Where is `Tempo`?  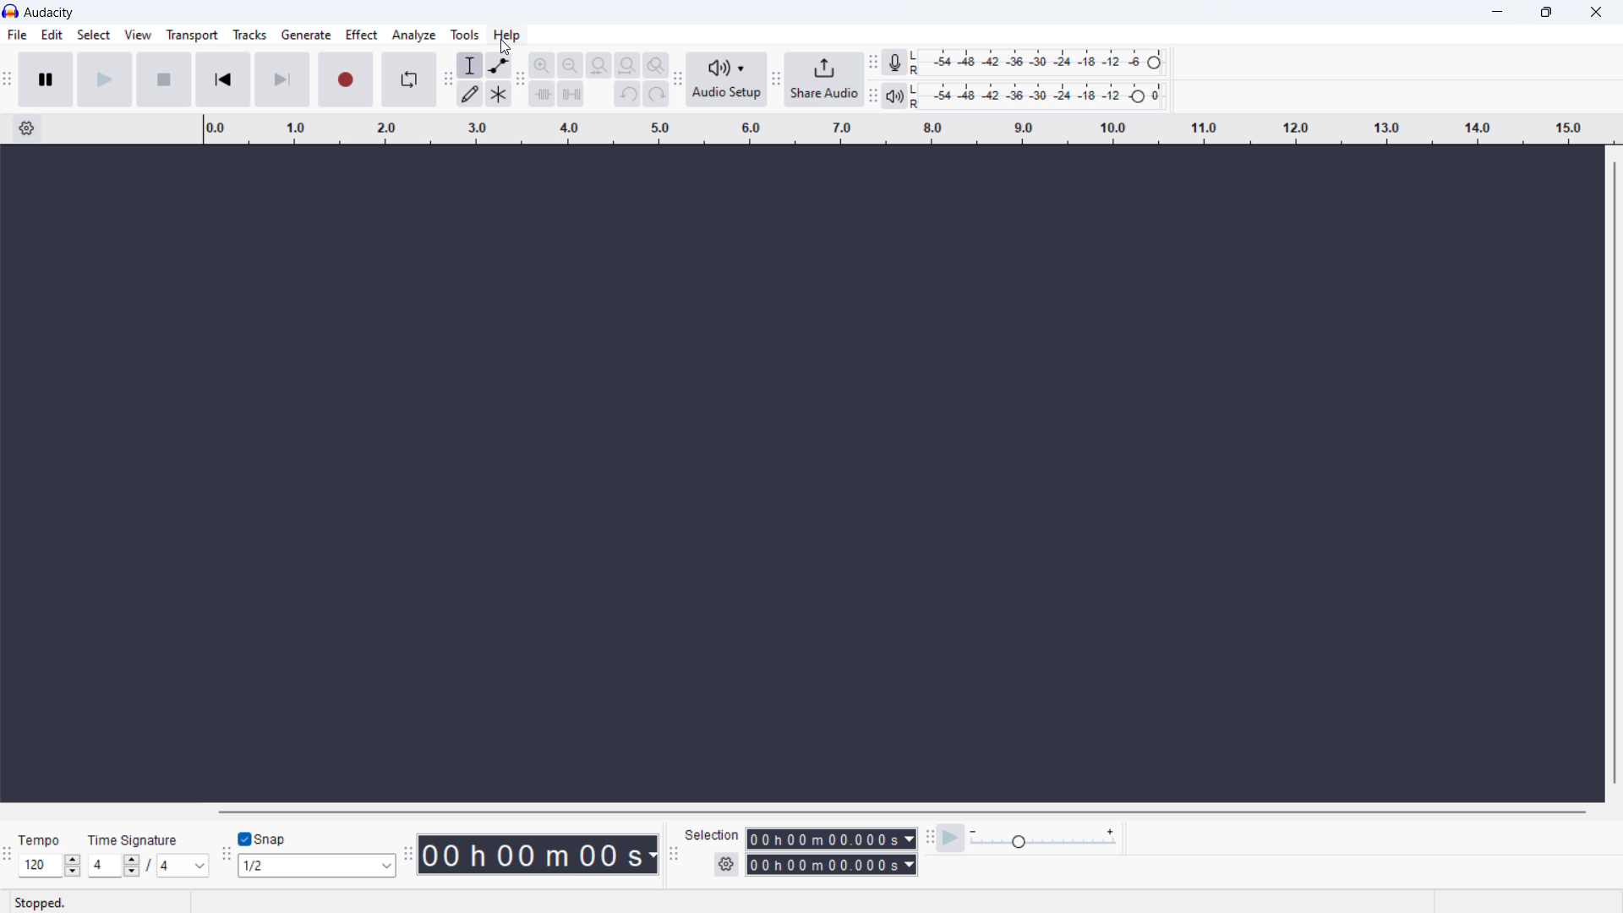
Tempo is located at coordinates (40, 839).